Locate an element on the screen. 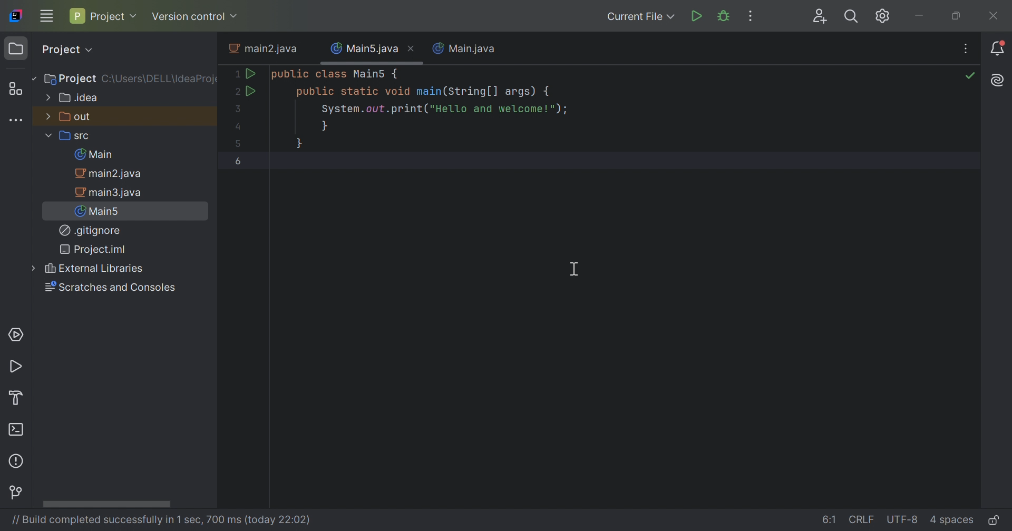  file encoding: UTF-8 is located at coordinates (903, 520).